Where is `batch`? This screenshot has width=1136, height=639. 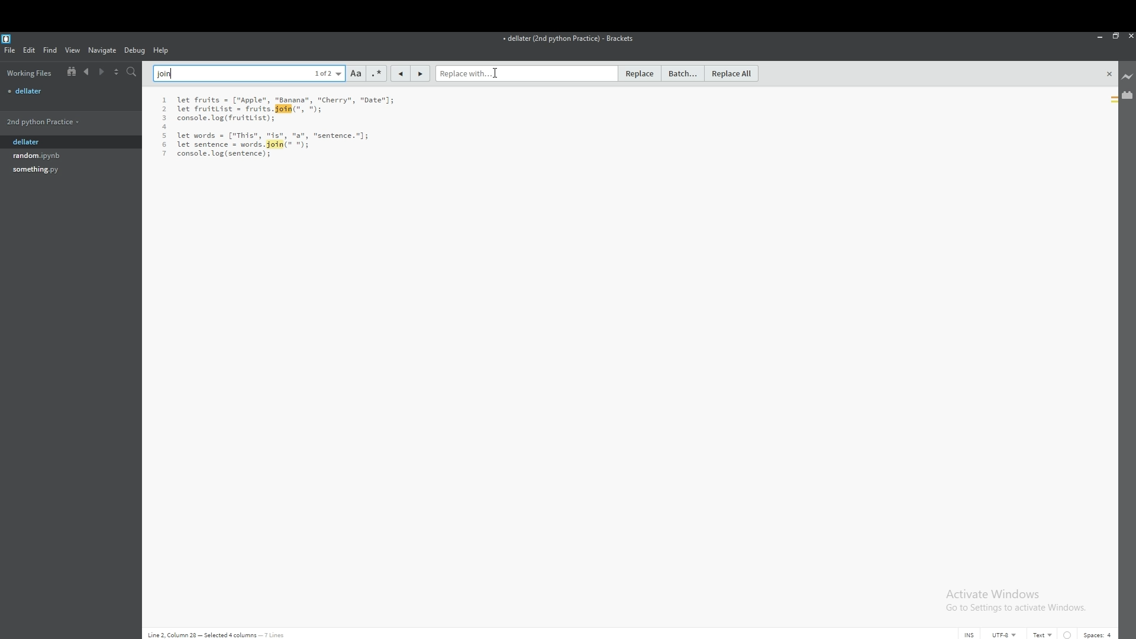
batch is located at coordinates (684, 74).